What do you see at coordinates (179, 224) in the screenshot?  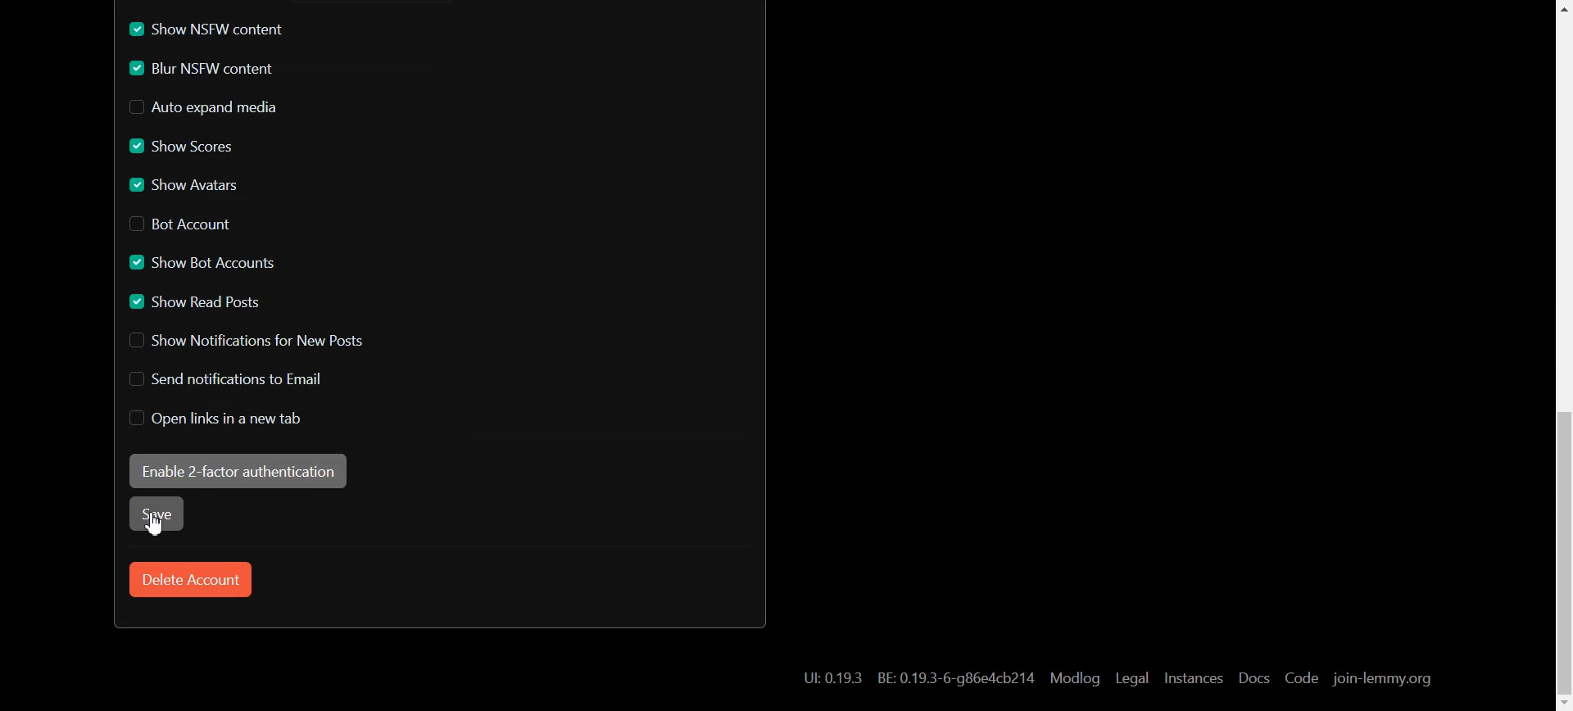 I see `Disable Bot Account` at bounding box center [179, 224].